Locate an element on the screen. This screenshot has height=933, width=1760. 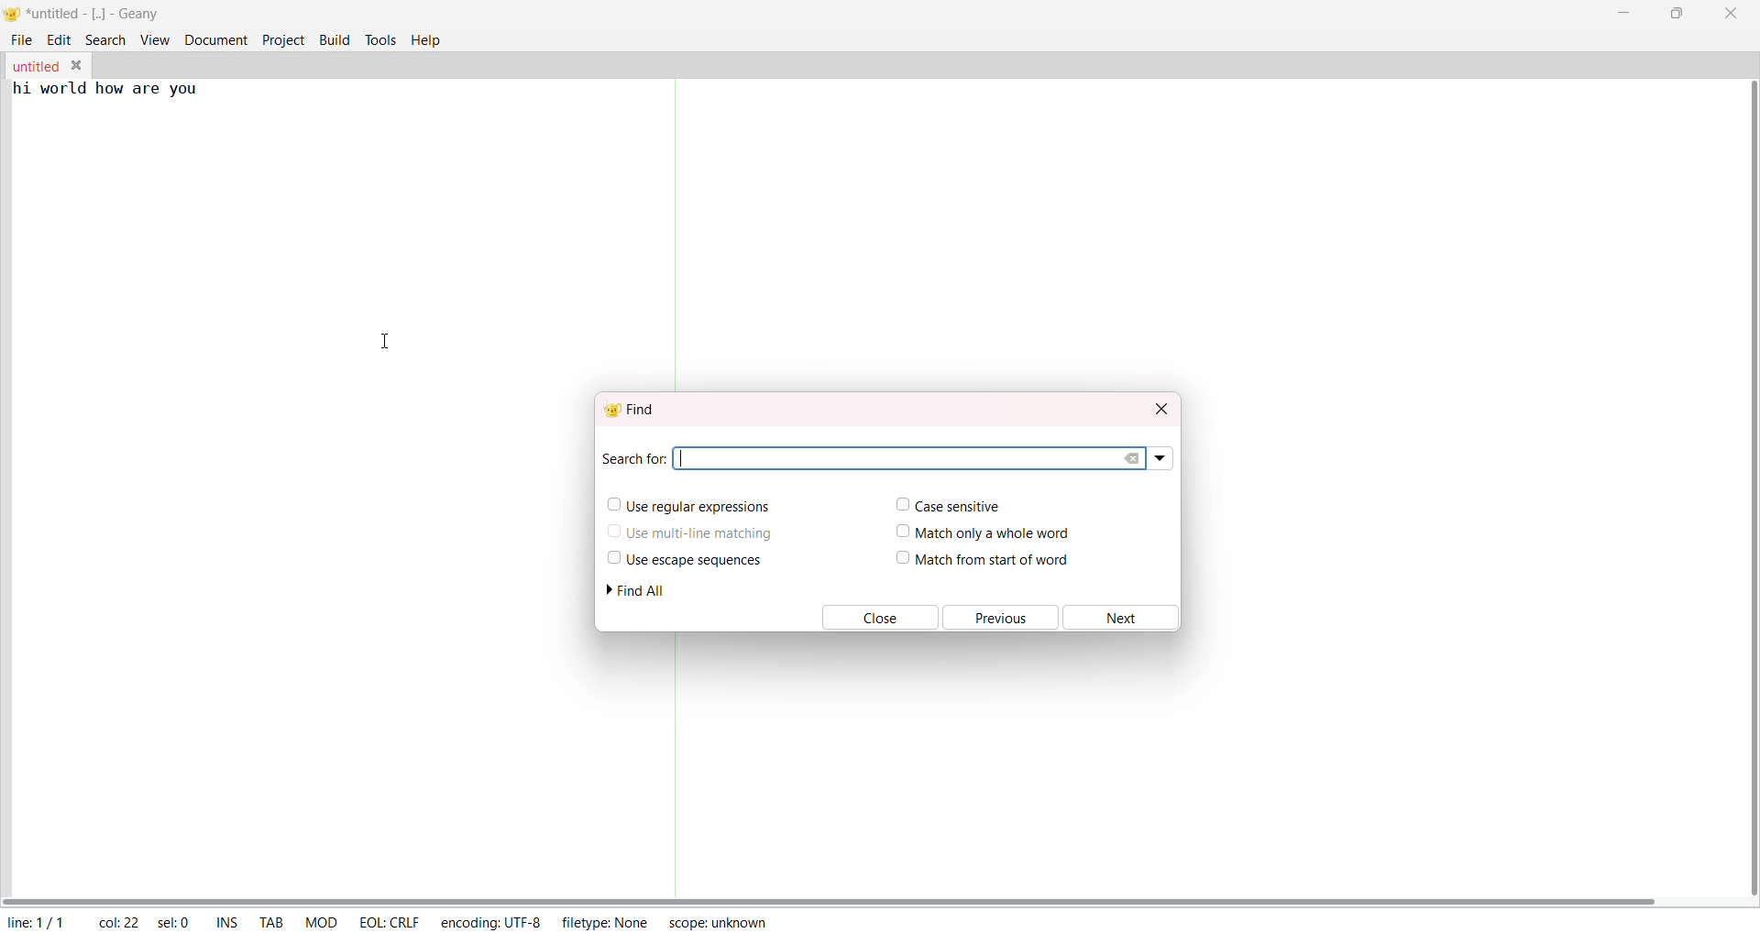
close is located at coordinates (871, 619).